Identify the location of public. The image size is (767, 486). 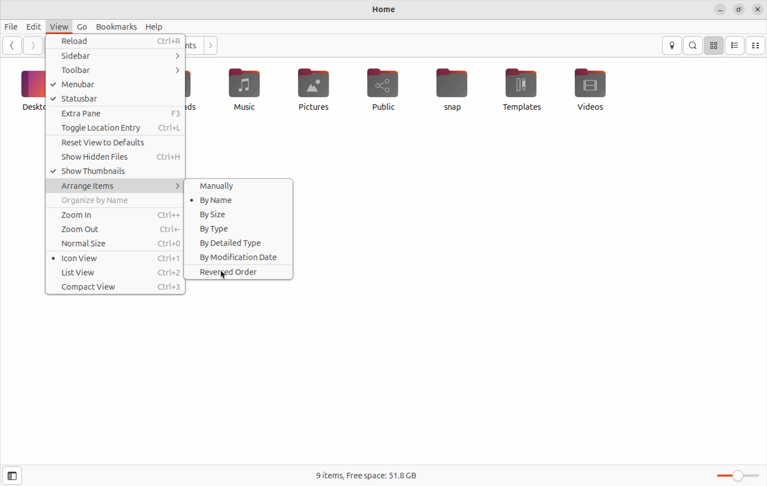
(389, 88).